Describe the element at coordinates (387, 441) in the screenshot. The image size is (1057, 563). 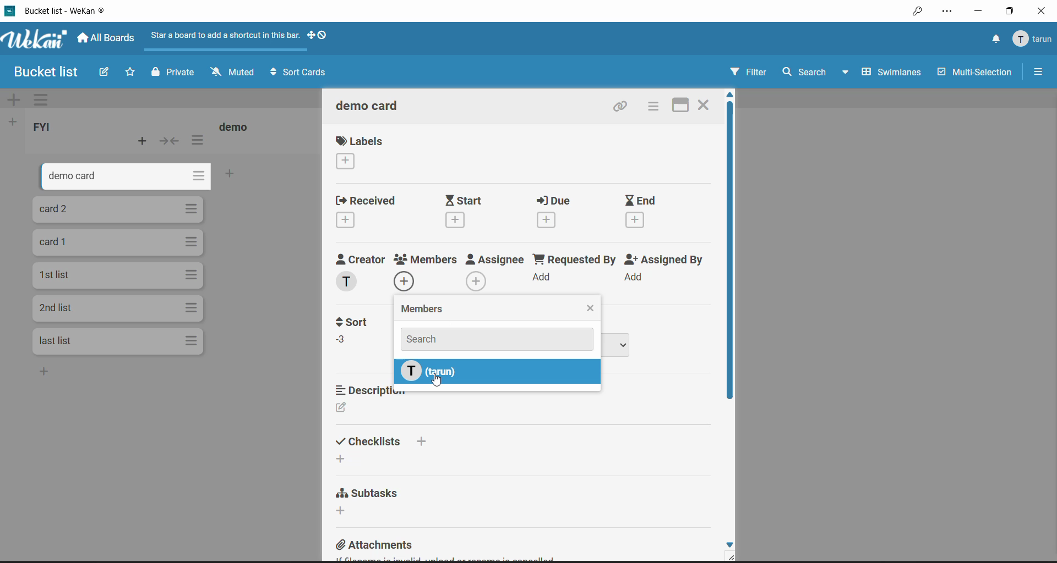
I see `checklists` at that location.